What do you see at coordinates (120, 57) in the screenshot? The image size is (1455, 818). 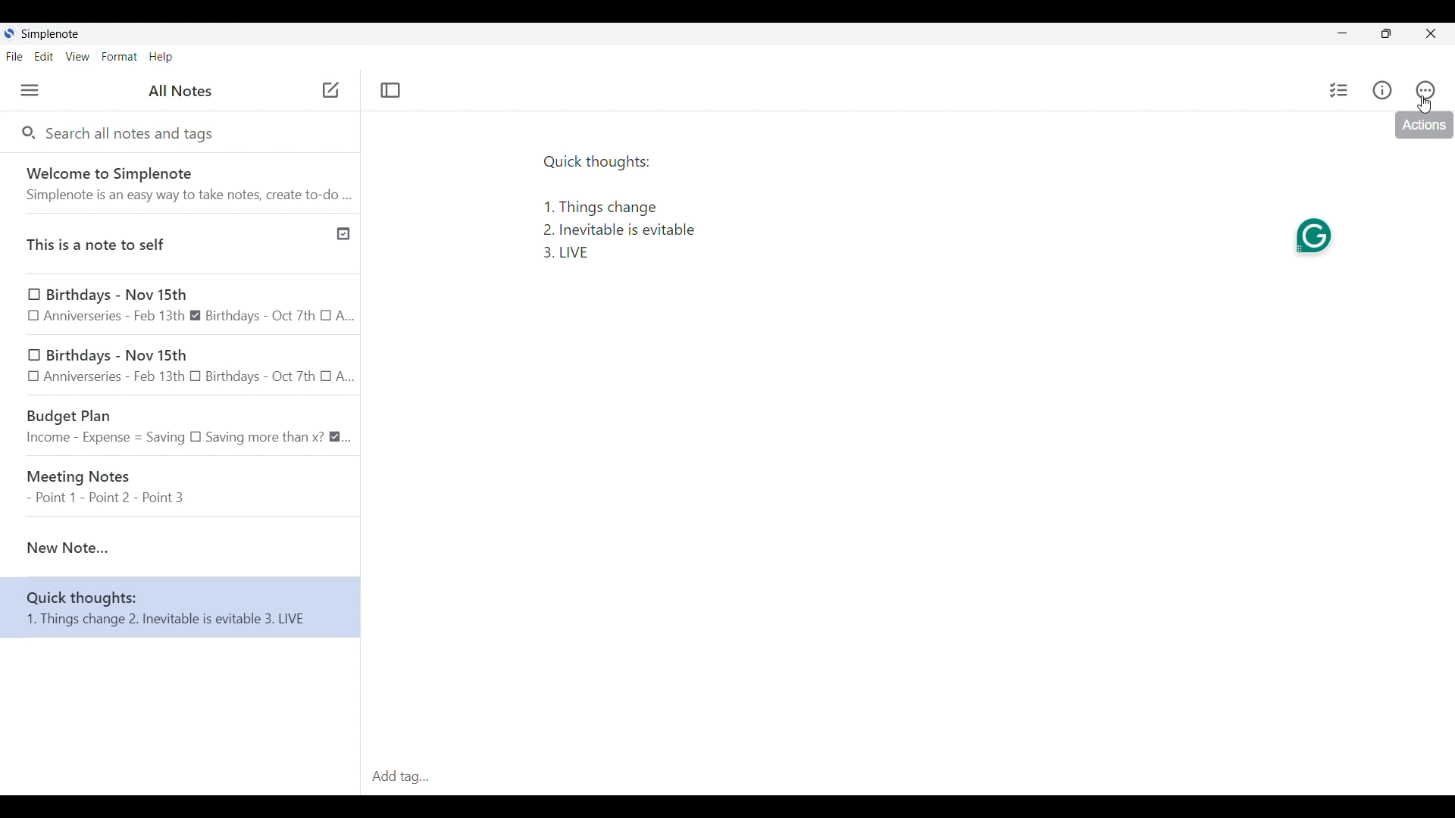 I see `Format menu` at bounding box center [120, 57].